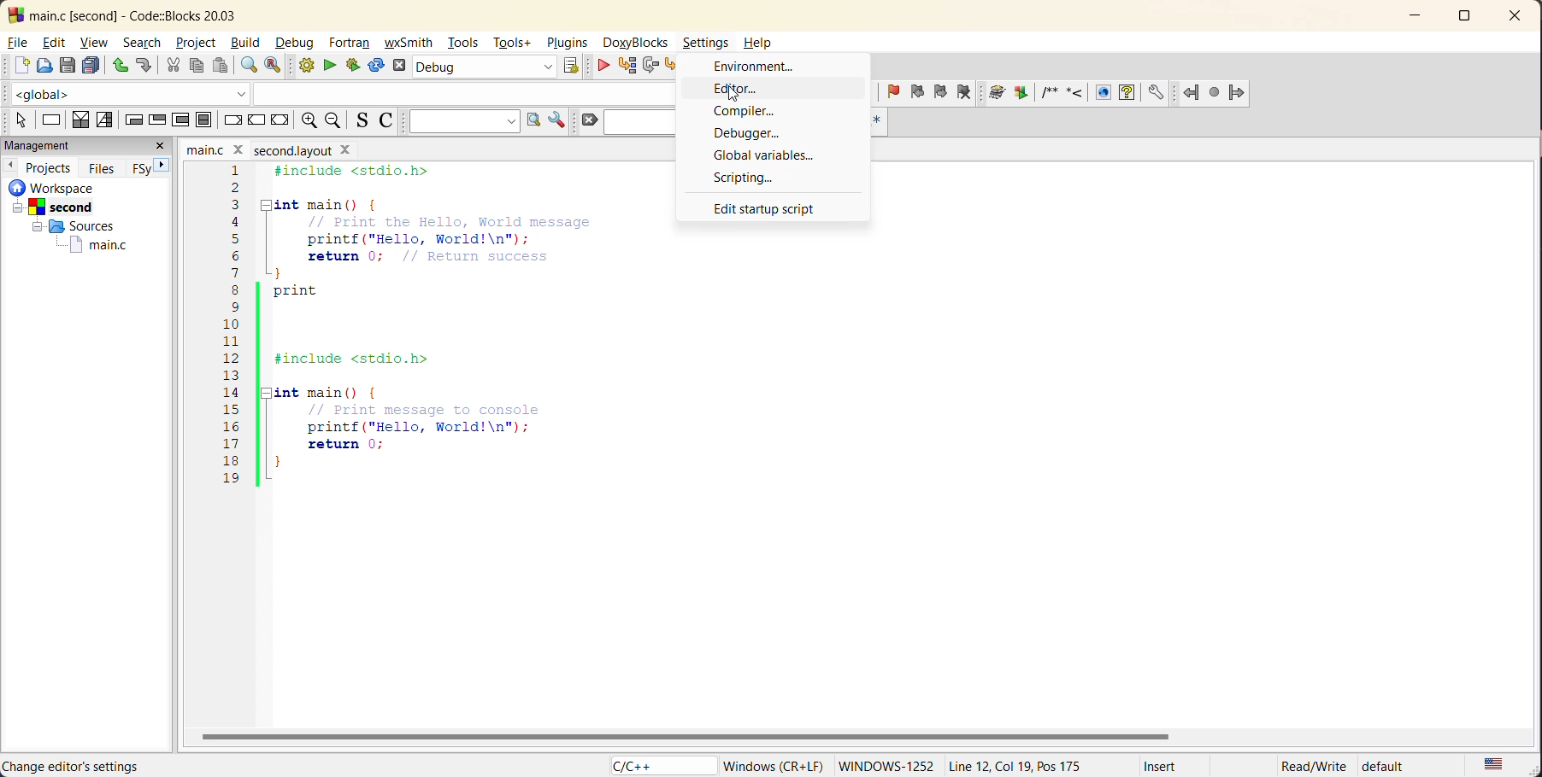 This screenshot has width=1542, height=777. I want to click on counting loop, so click(180, 121).